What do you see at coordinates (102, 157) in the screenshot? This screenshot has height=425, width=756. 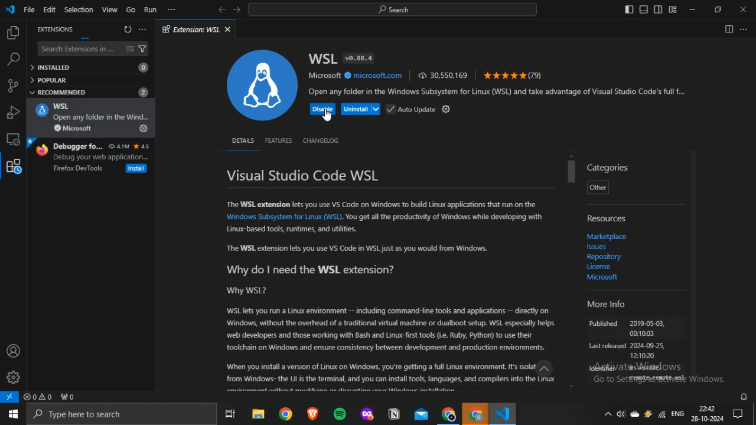 I see `Debug your web application...` at bounding box center [102, 157].